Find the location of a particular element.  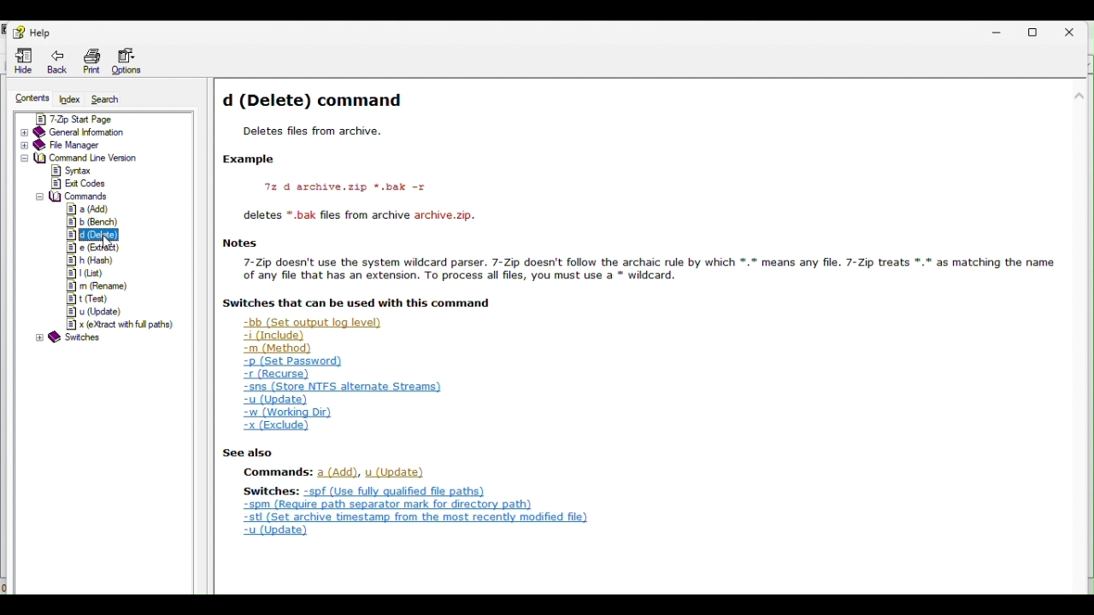

stl is located at coordinates (413, 516).